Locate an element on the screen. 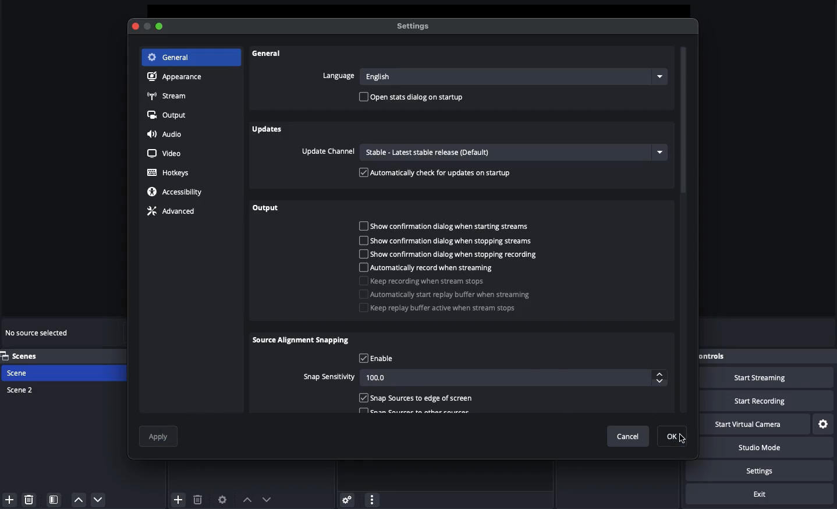  Scene filter is located at coordinates (54, 500).